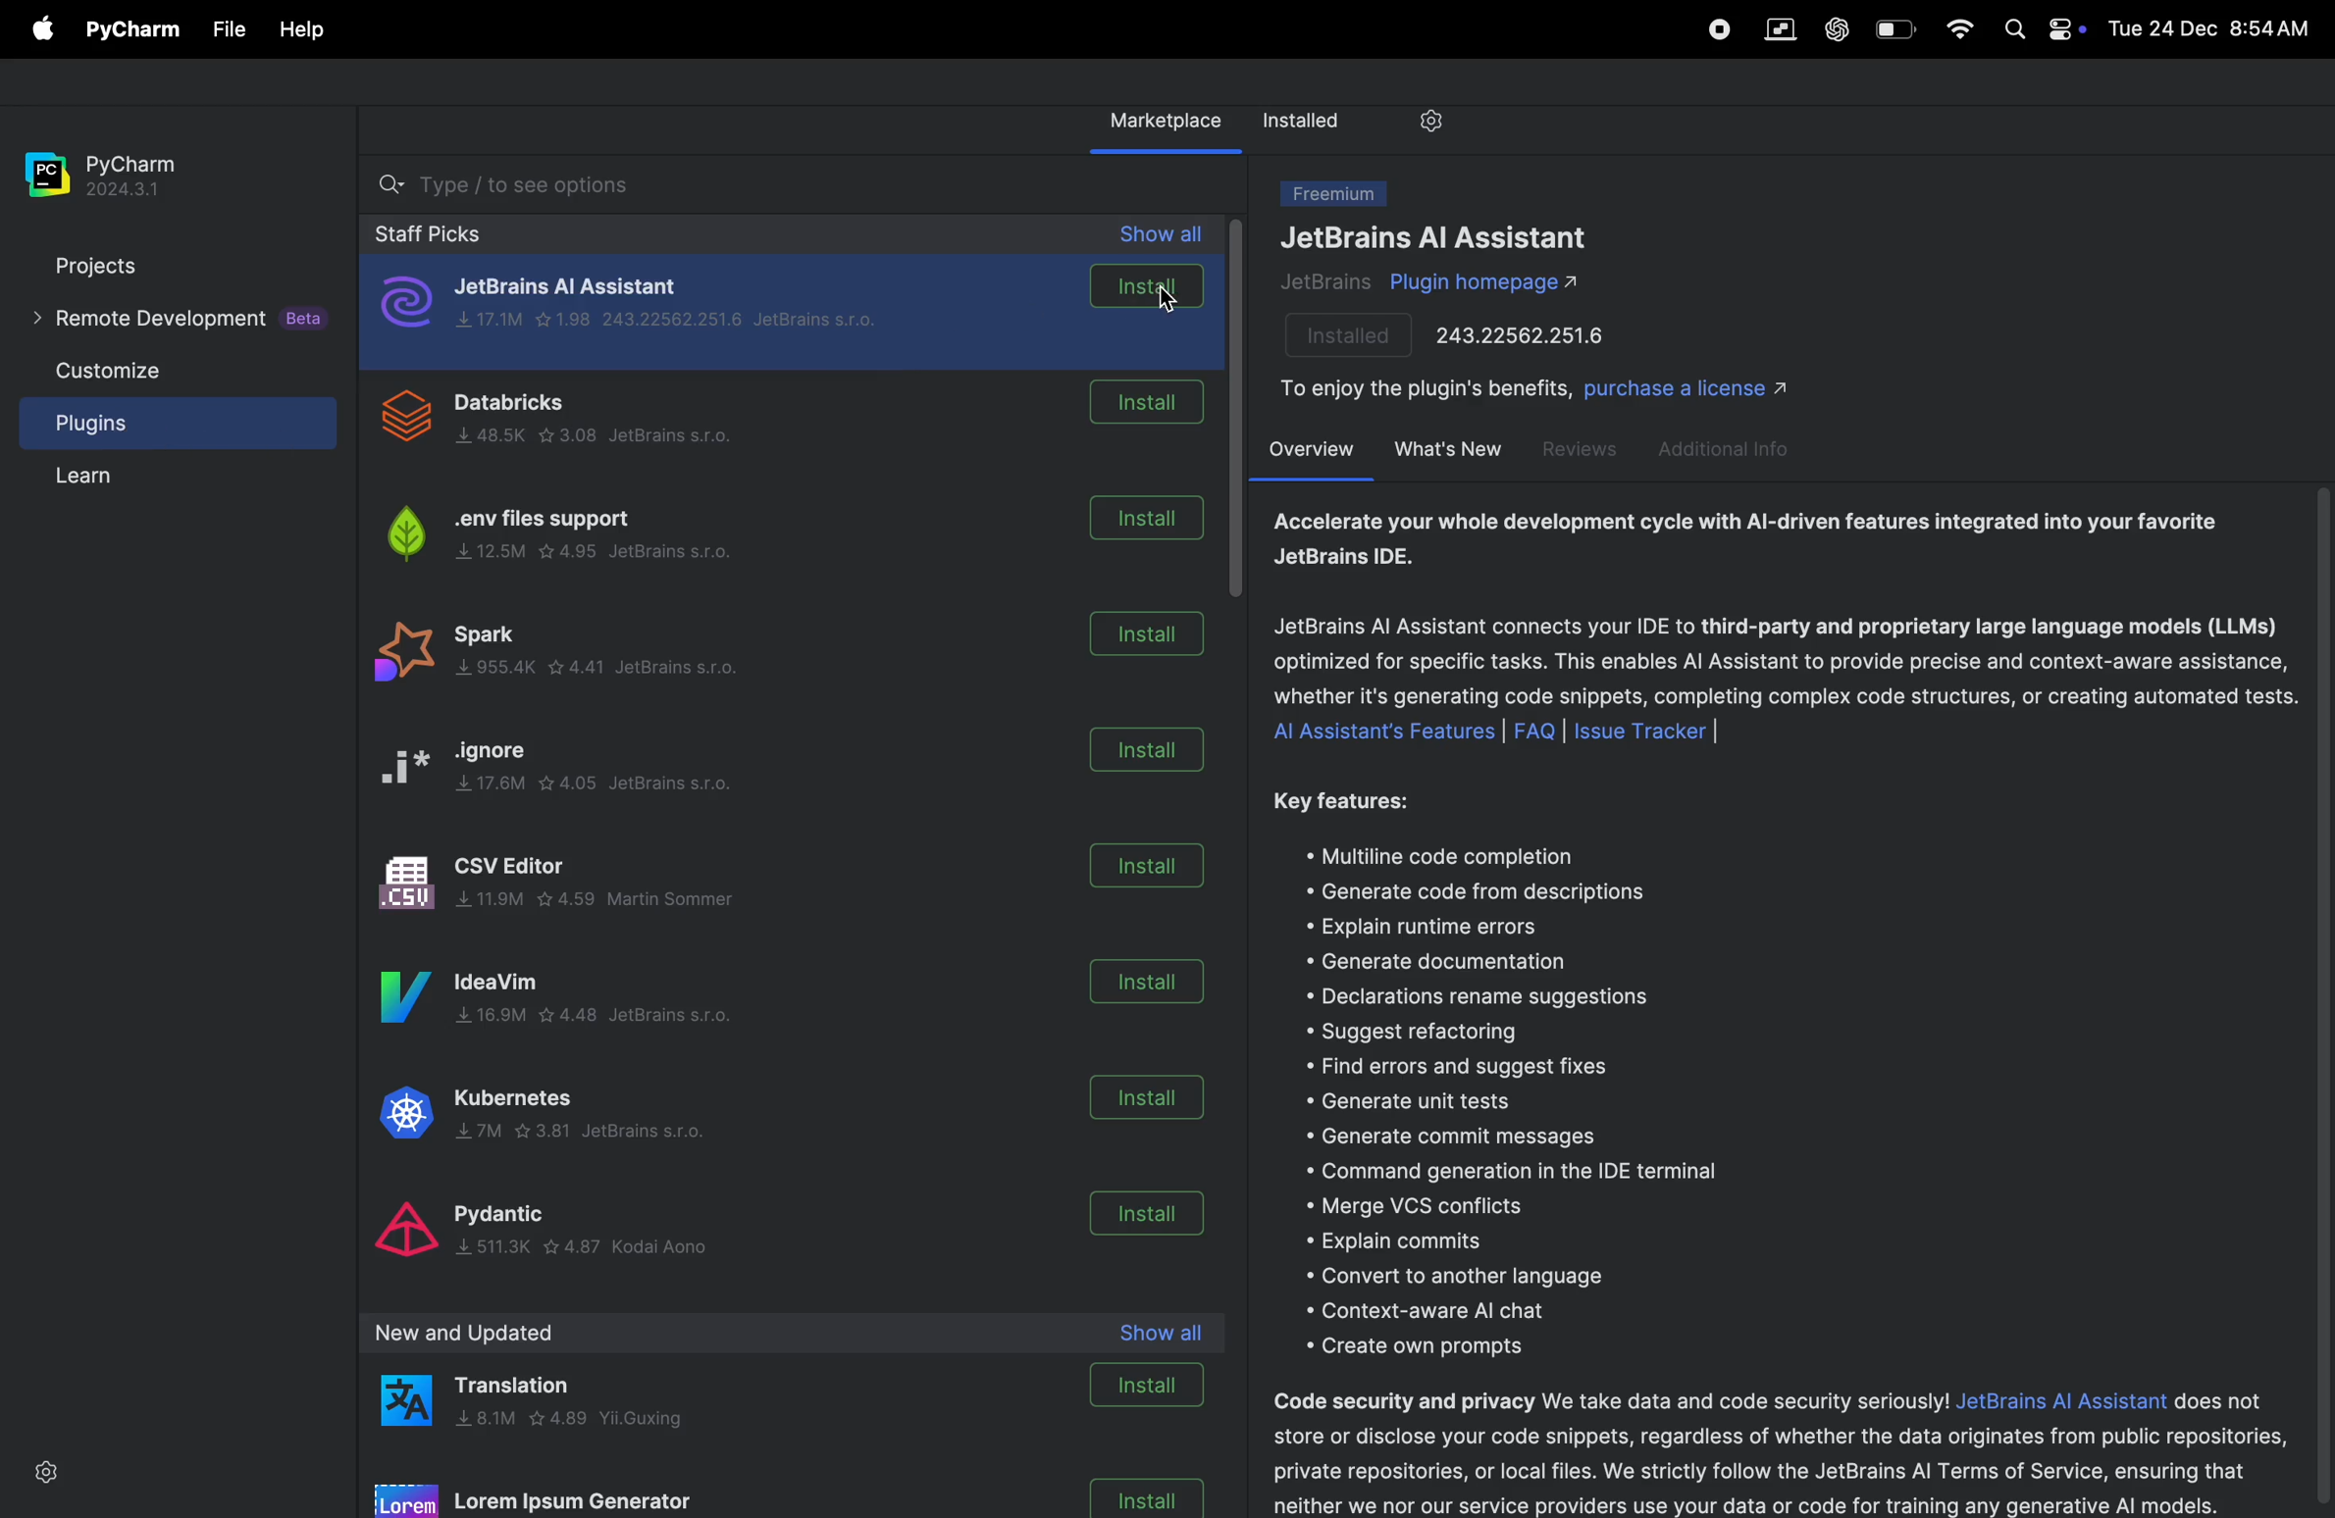 This screenshot has width=2335, height=1518. What do you see at coordinates (145, 267) in the screenshot?
I see `projects` at bounding box center [145, 267].